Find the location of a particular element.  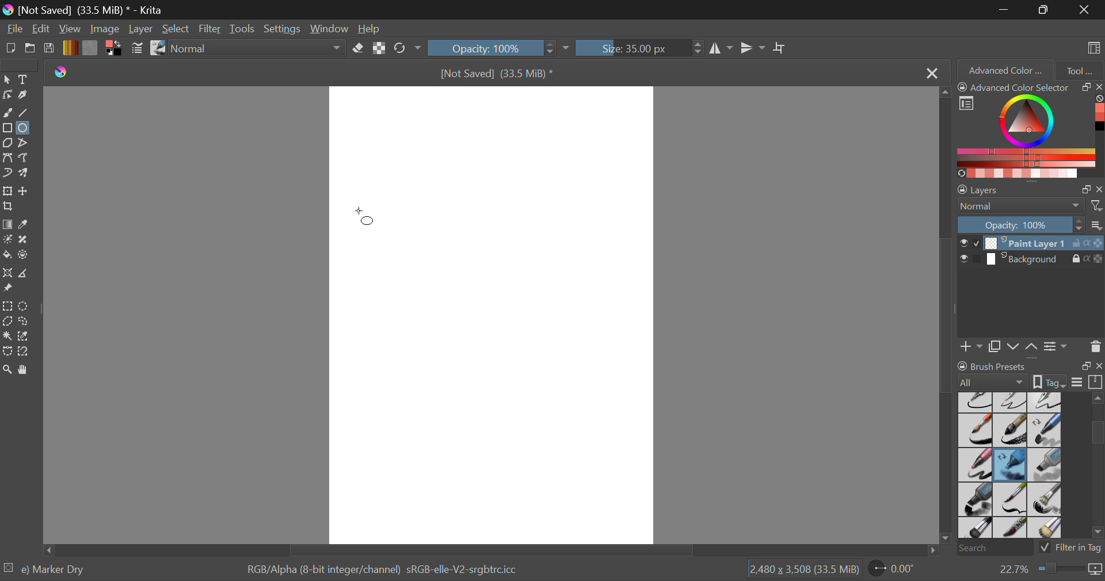

Size : 35px is located at coordinates (639, 48).